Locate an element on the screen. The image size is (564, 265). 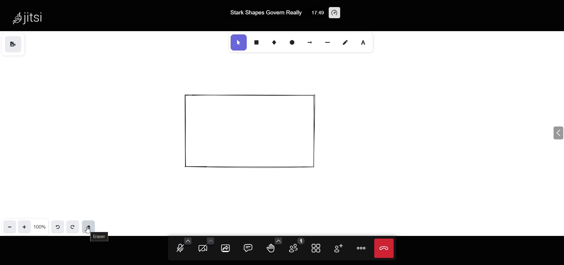
select is located at coordinates (238, 43).